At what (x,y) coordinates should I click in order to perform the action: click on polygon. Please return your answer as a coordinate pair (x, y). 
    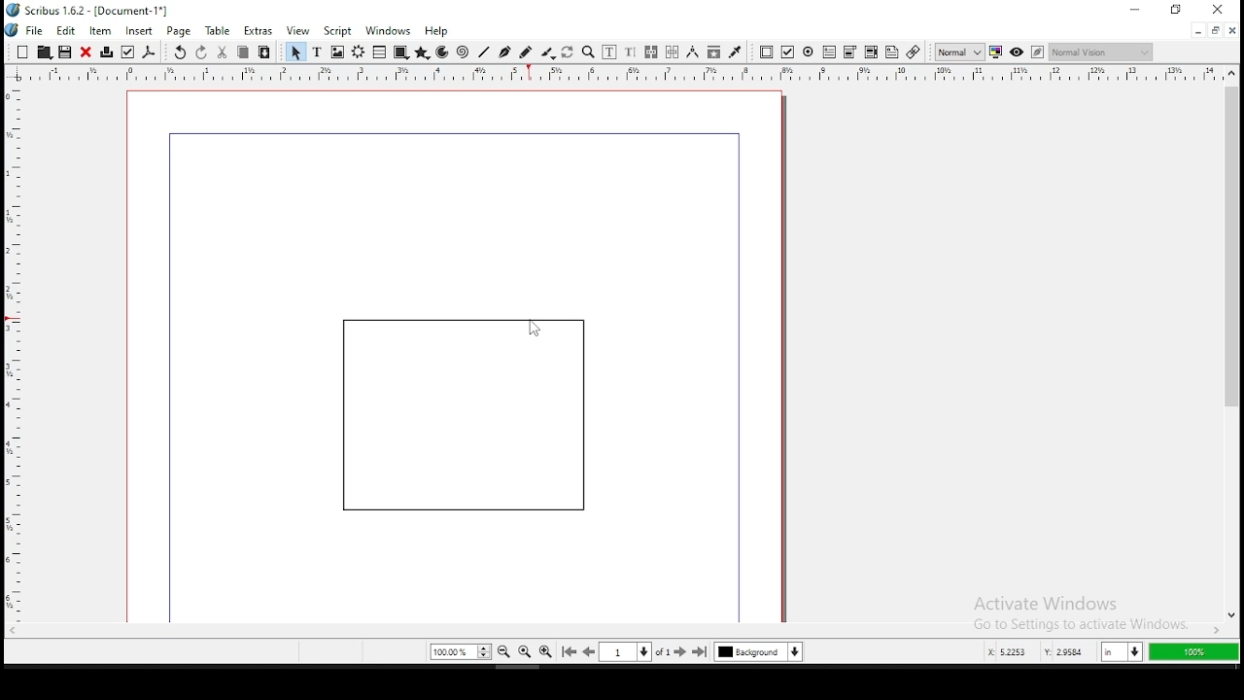
    Looking at the image, I should click on (423, 52).